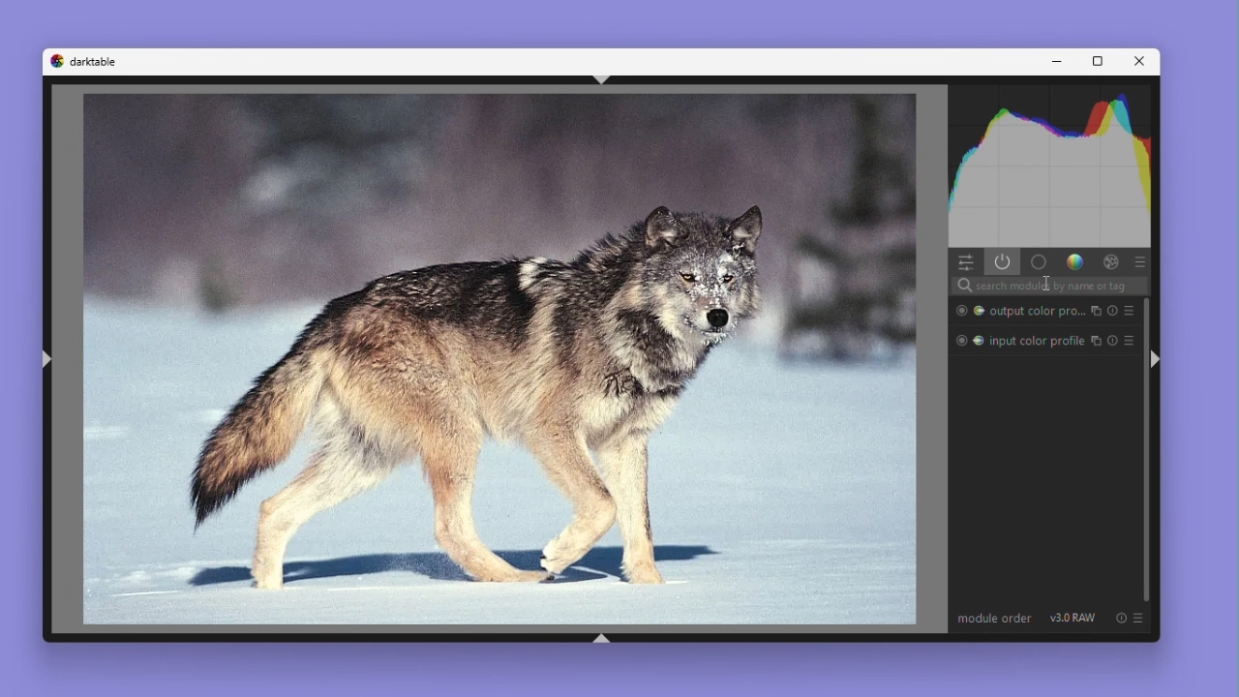 The width and height of the screenshot is (1239, 697). I want to click on Histogram, so click(1048, 167).